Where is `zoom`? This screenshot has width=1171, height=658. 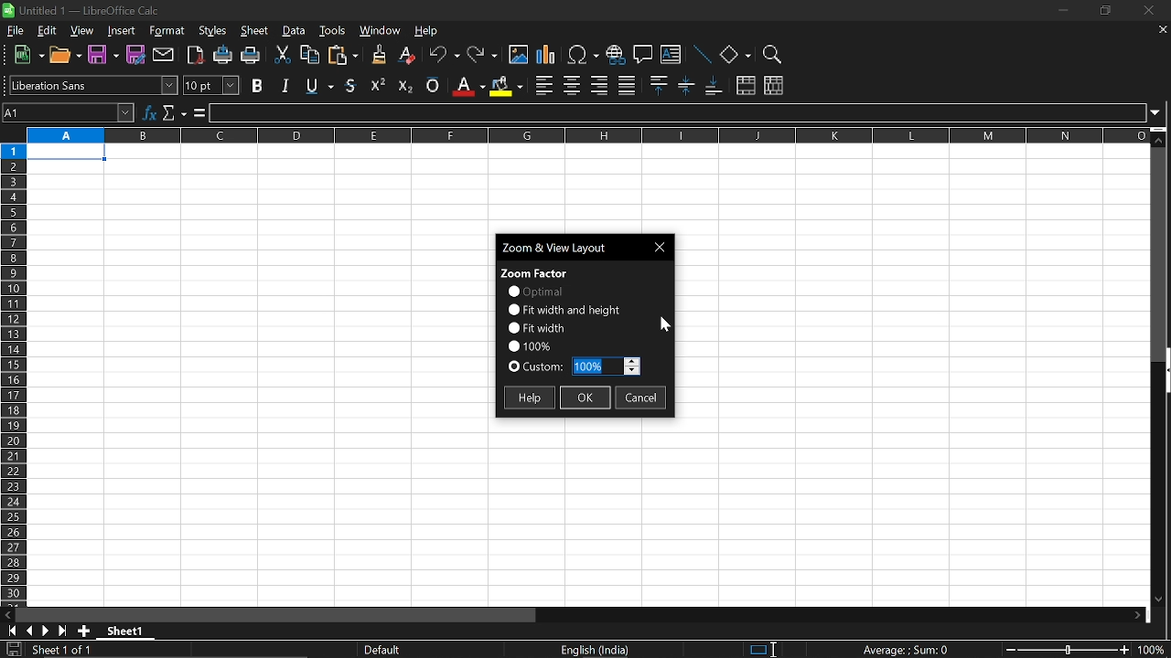 zoom is located at coordinates (770, 55).